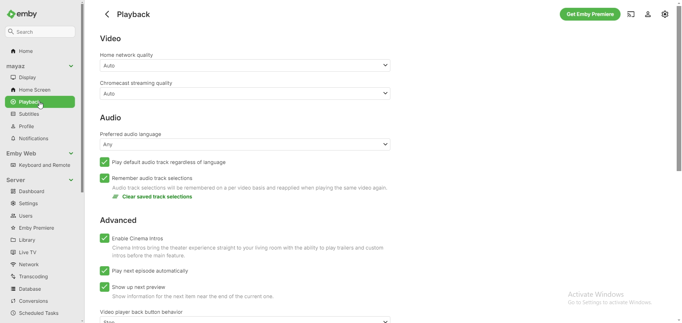  What do you see at coordinates (155, 198) in the screenshot?
I see `clear saved track selections` at bounding box center [155, 198].